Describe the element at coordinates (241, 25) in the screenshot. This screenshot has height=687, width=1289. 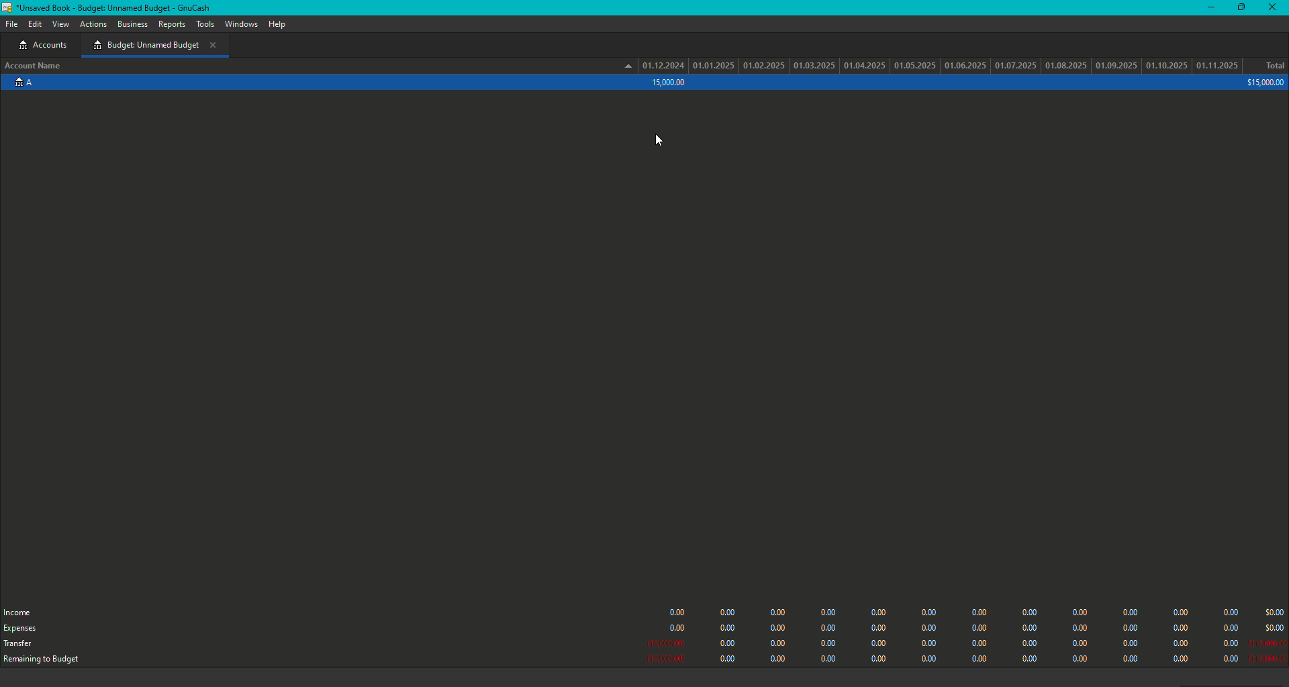
I see `Windows` at that location.